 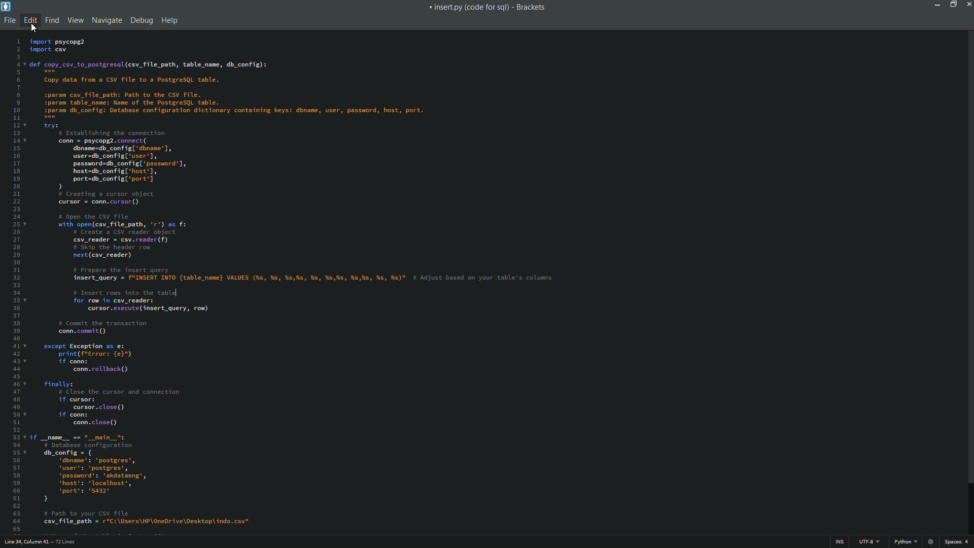 What do you see at coordinates (841, 542) in the screenshot?
I see `ins` at bounding box center [841, 542].